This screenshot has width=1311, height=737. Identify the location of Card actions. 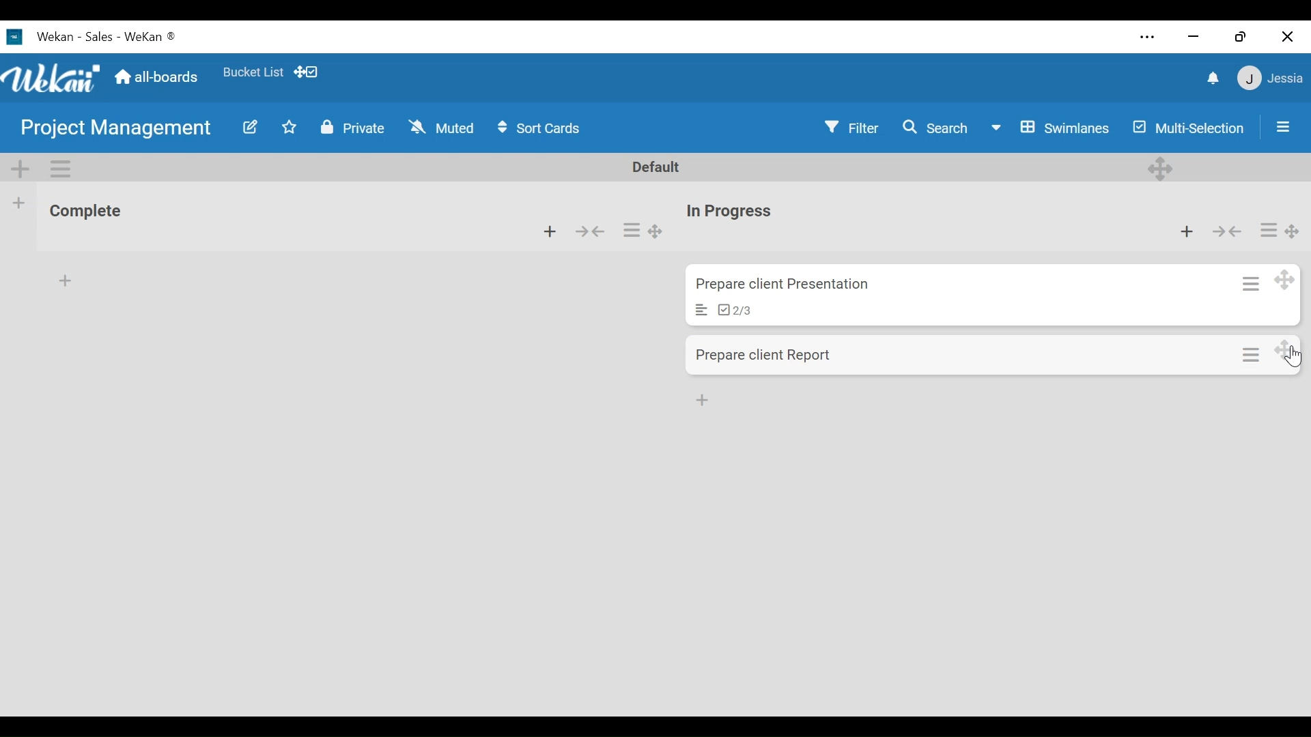
(1252, 351).